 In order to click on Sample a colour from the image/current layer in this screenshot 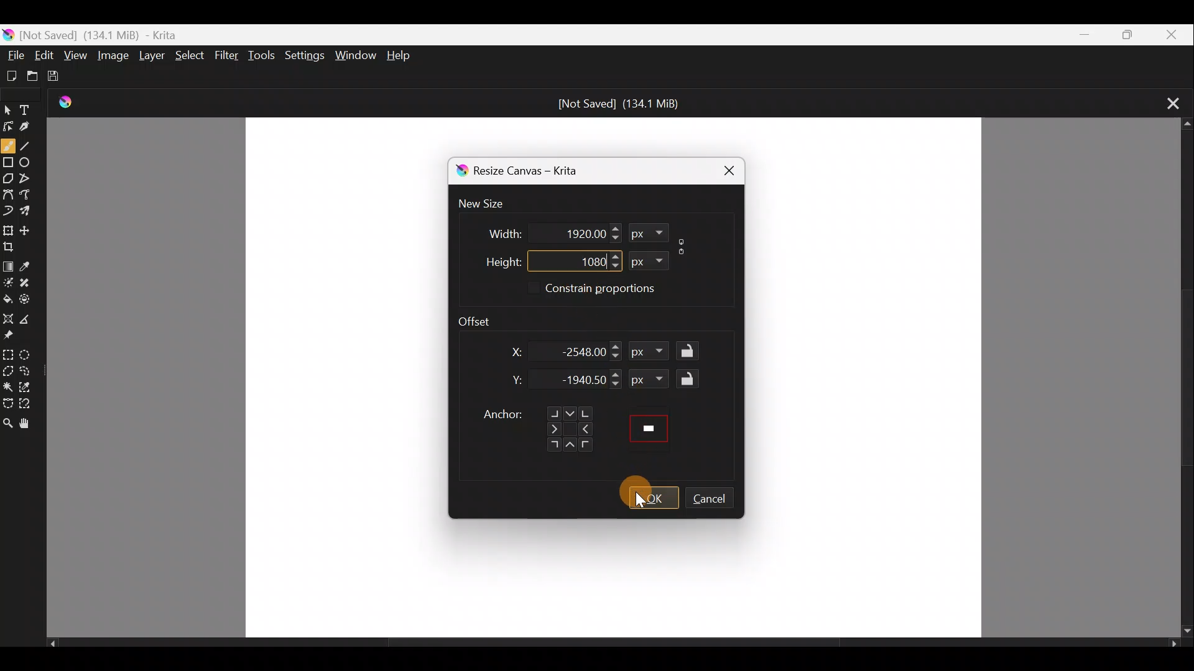, I will do `click(30, 263)`.